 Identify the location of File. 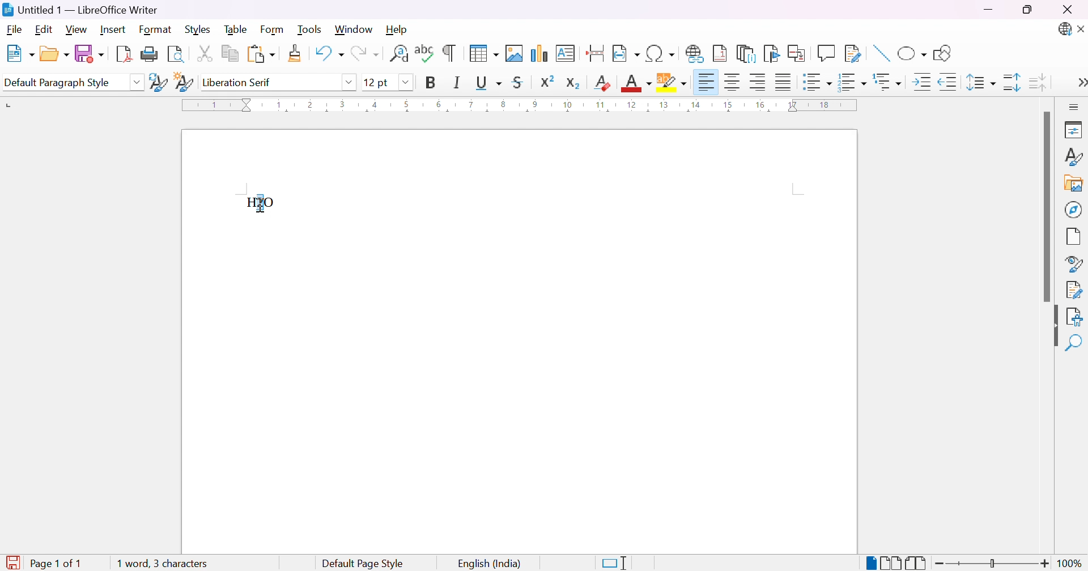
(15, 31).